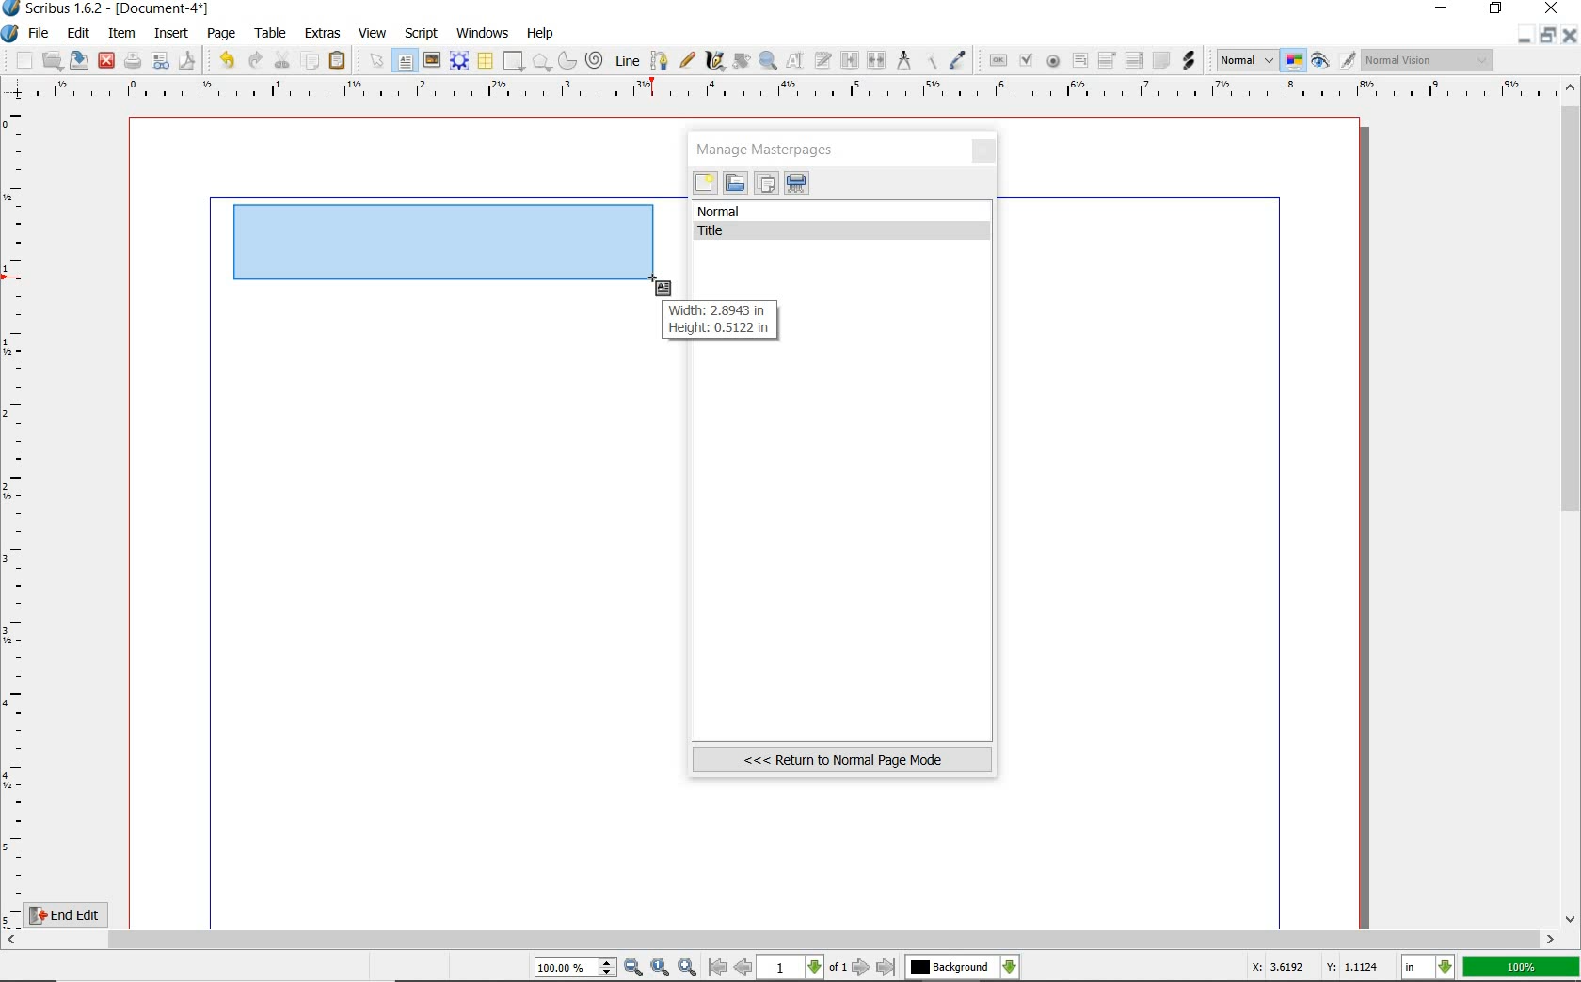 This screenshot has height=982, width=1581. Describe the element at coordinates (1334, 60) in the screenshot. I see `preview mode` at that location.